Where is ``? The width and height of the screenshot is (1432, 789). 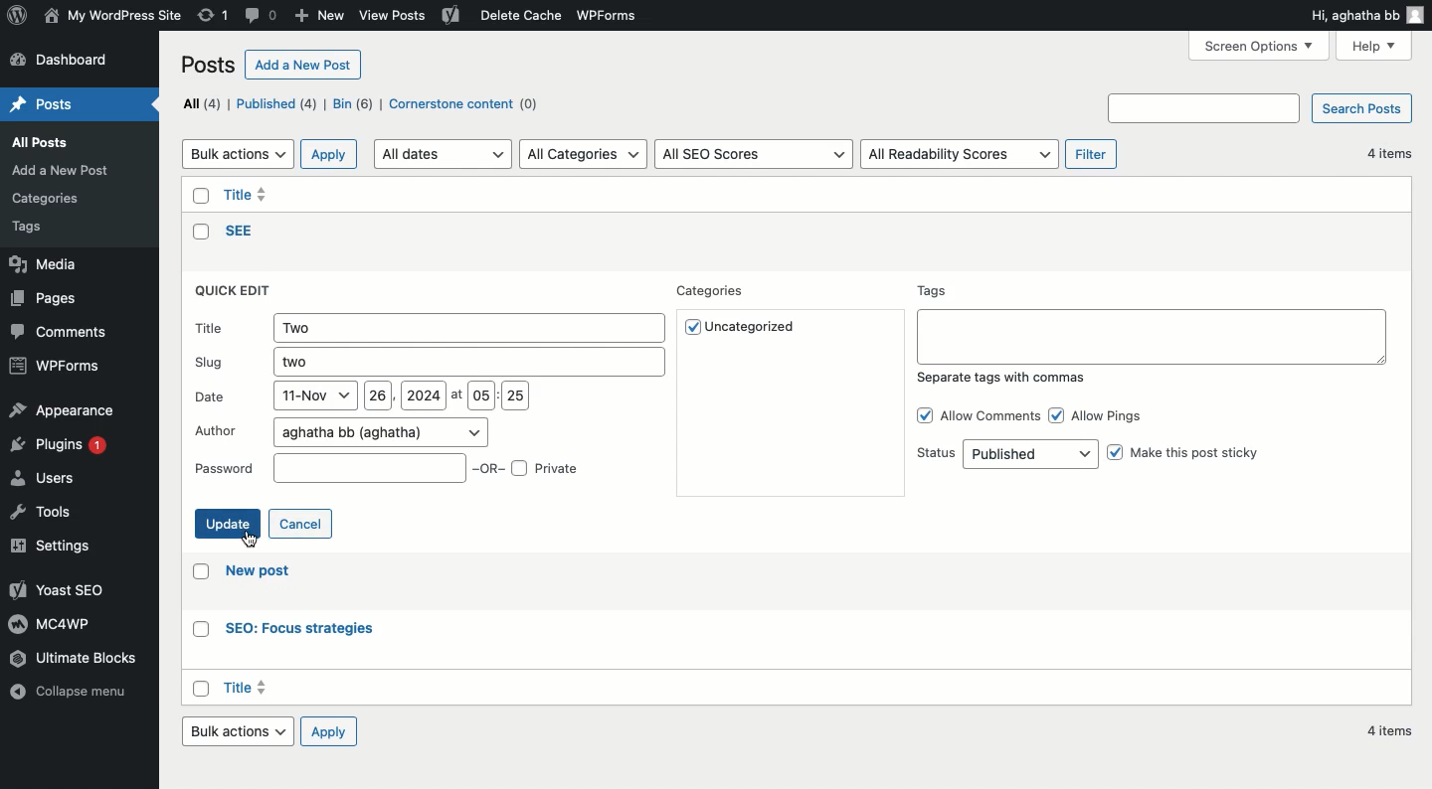
 is located at coordinates (243, 233).